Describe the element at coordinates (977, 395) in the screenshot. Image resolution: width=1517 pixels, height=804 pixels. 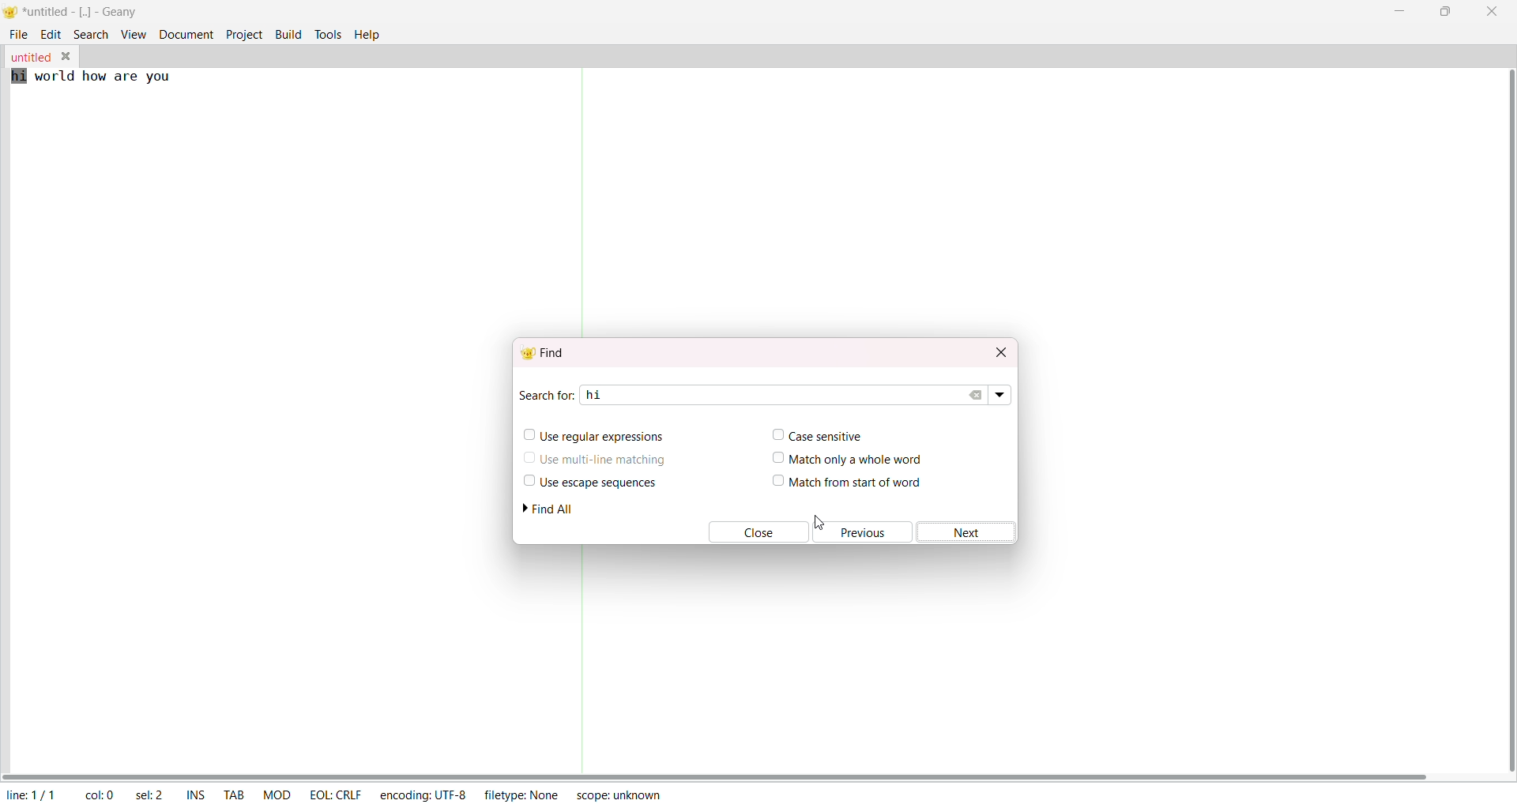
I see `clear search` at that location.